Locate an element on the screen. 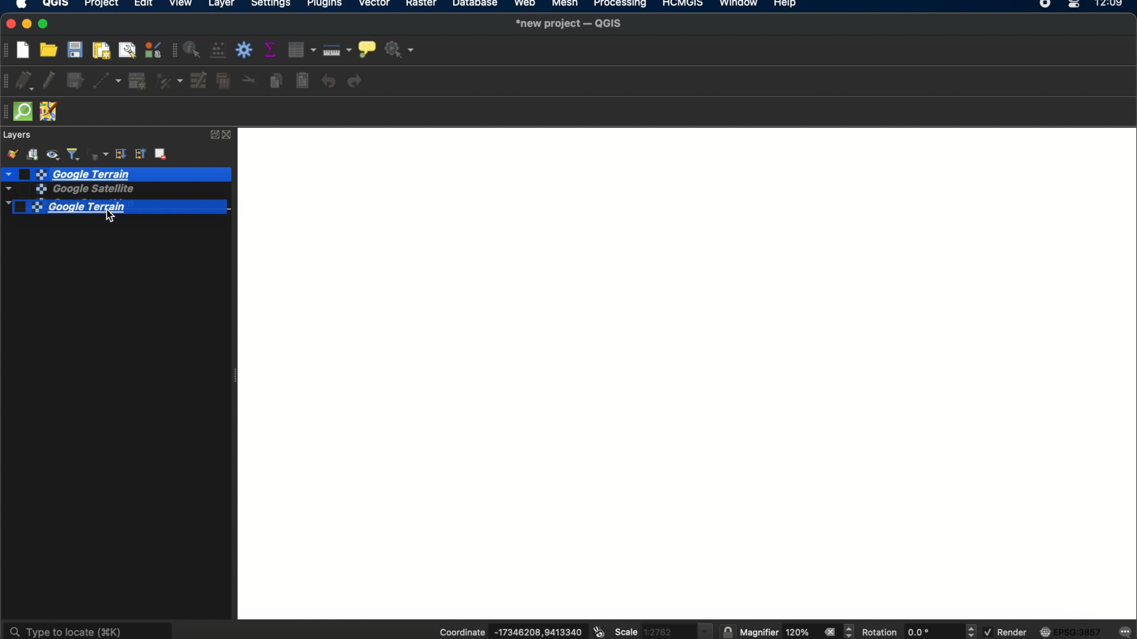 The width and height of the screenshot is (1137, 639). raster is located at coordinates (423, 5).